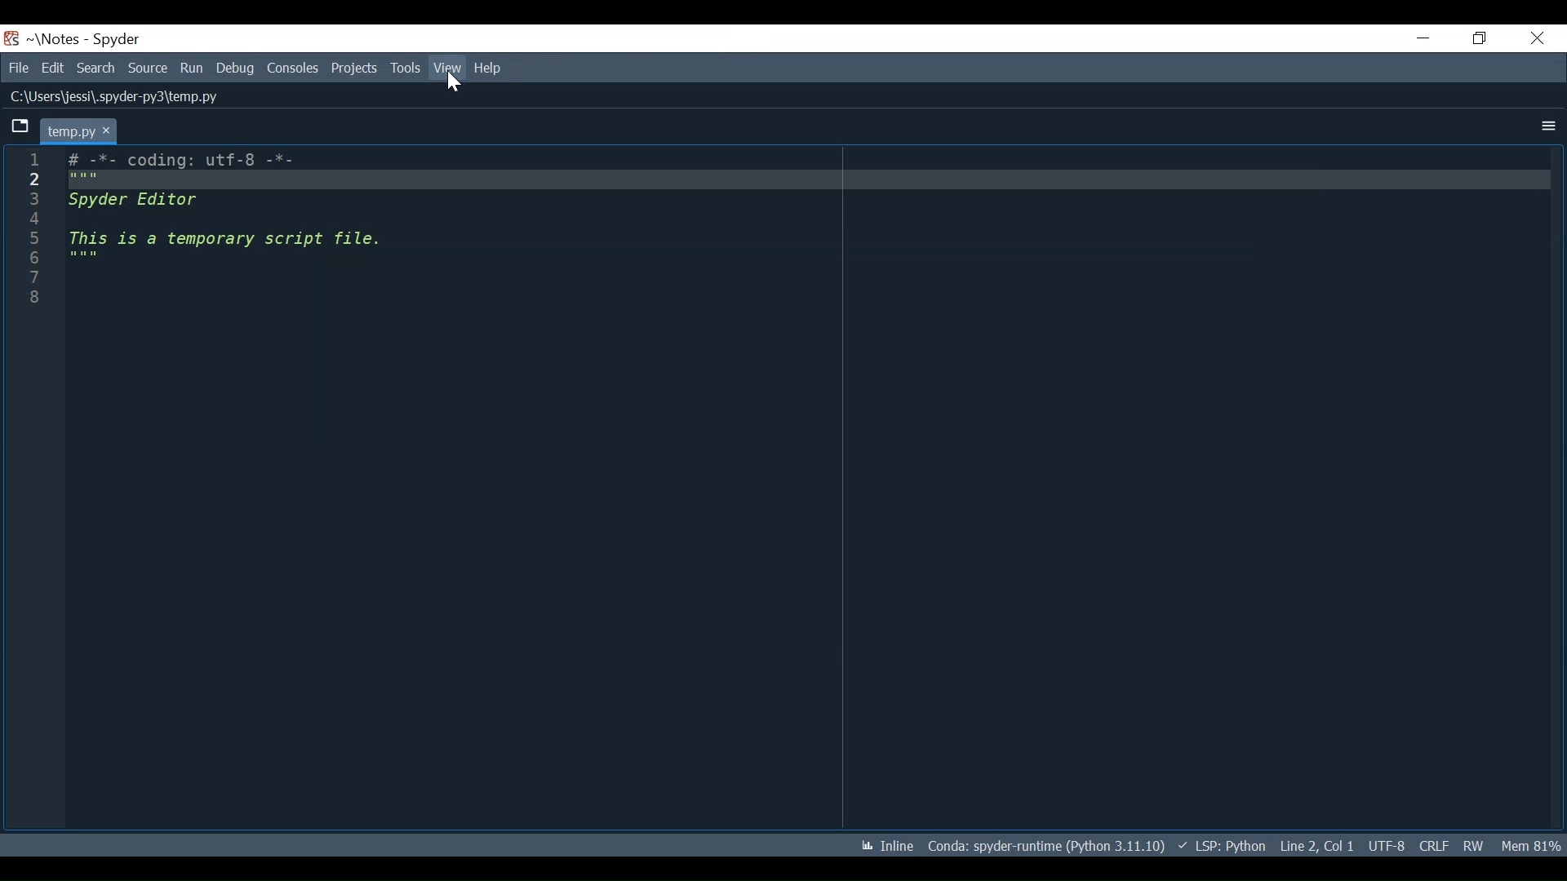 This screenshot has width=1567, height=881. Describe the element at coordinates (111, 97) in the screenshot. I see `C:\Users\jessi\.spyder-py3\temp.py` at that location.